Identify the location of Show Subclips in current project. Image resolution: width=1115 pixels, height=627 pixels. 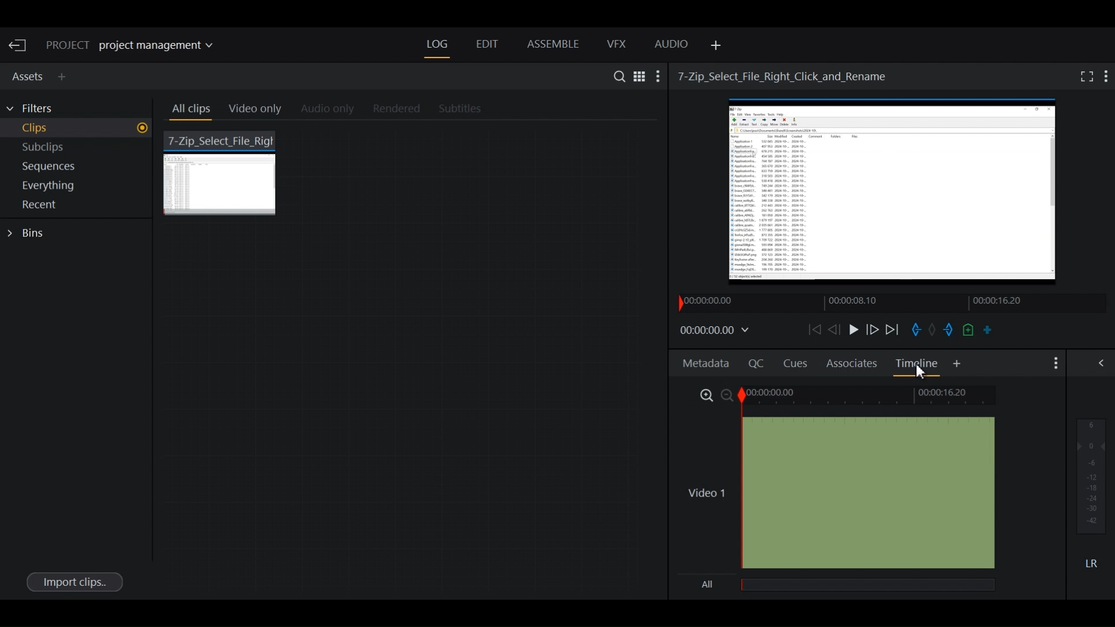
(79, 149).